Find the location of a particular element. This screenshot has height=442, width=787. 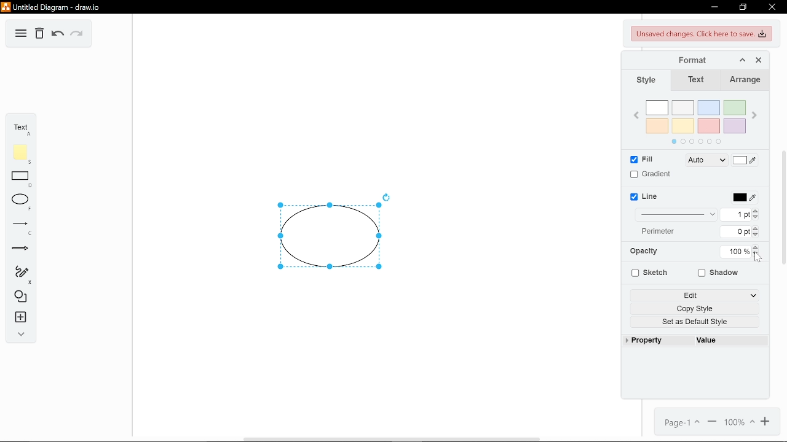

Expand collapse is located at coordinates (20, 335).